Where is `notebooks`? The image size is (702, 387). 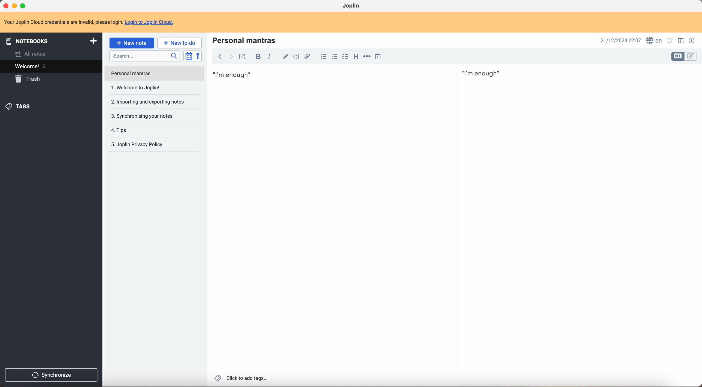
notebooks is located at coordinates (51, 40).